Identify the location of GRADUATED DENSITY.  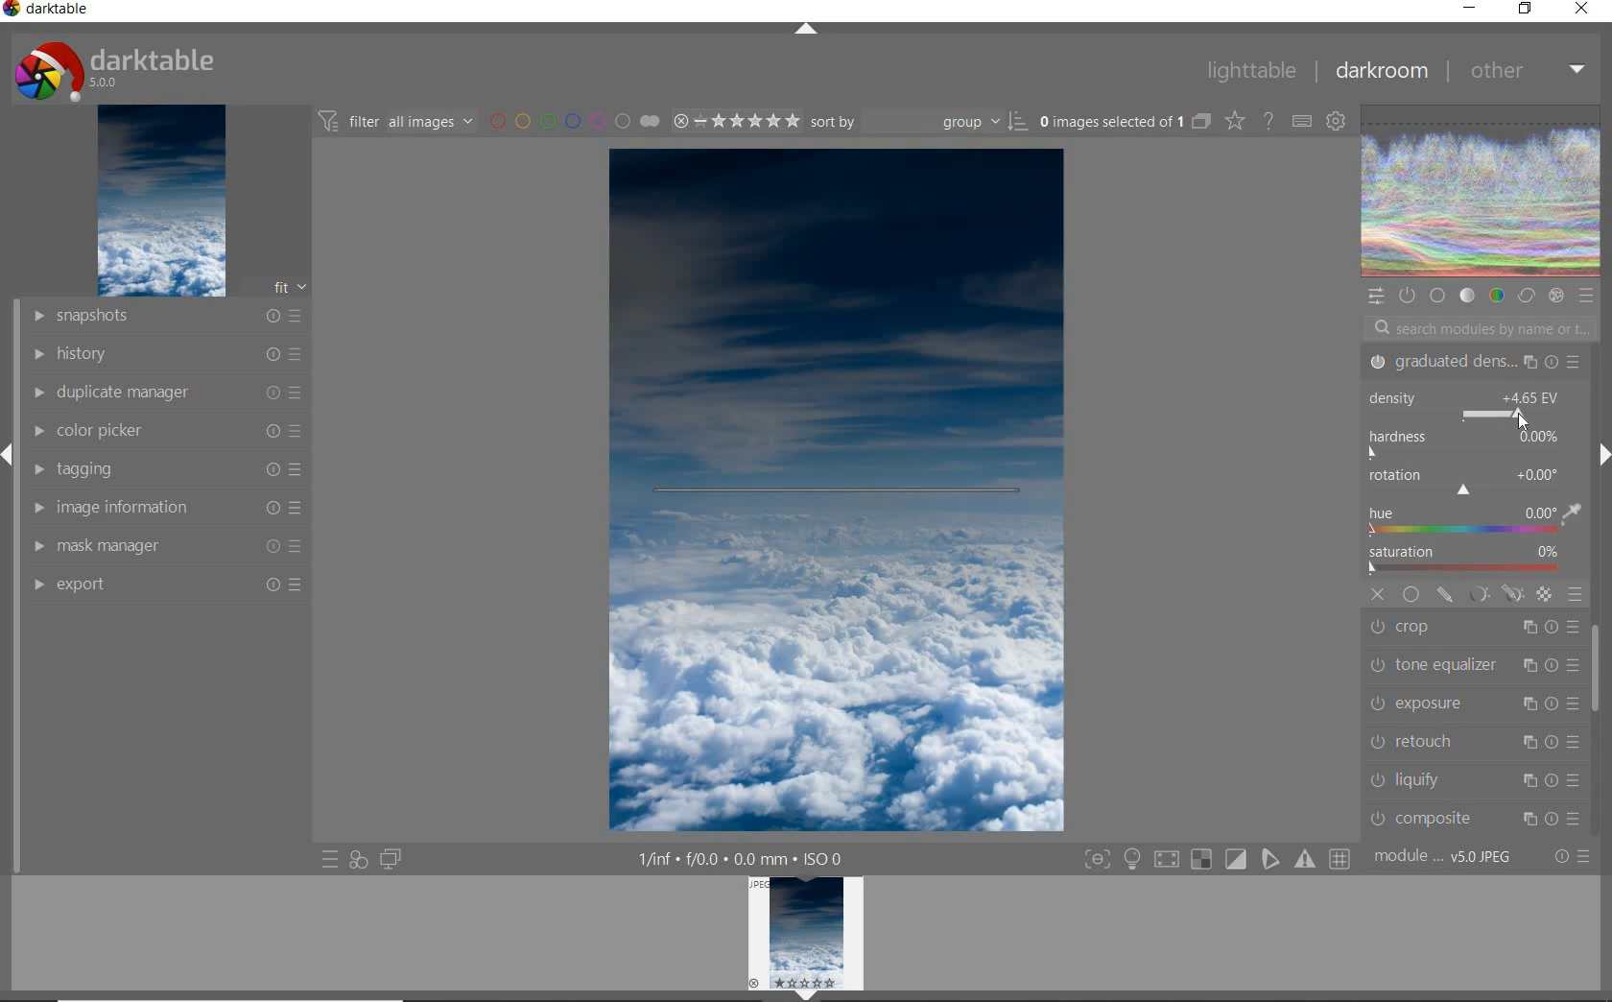
(1473, 363).